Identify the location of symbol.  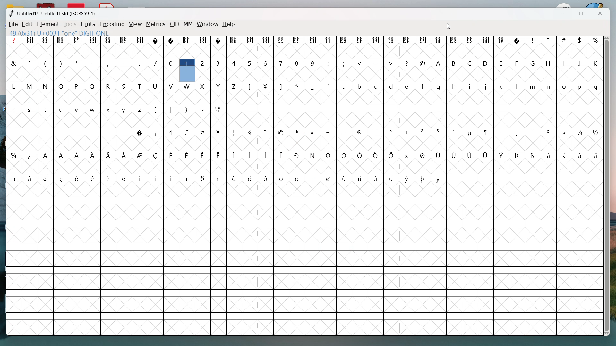
(93, 178).